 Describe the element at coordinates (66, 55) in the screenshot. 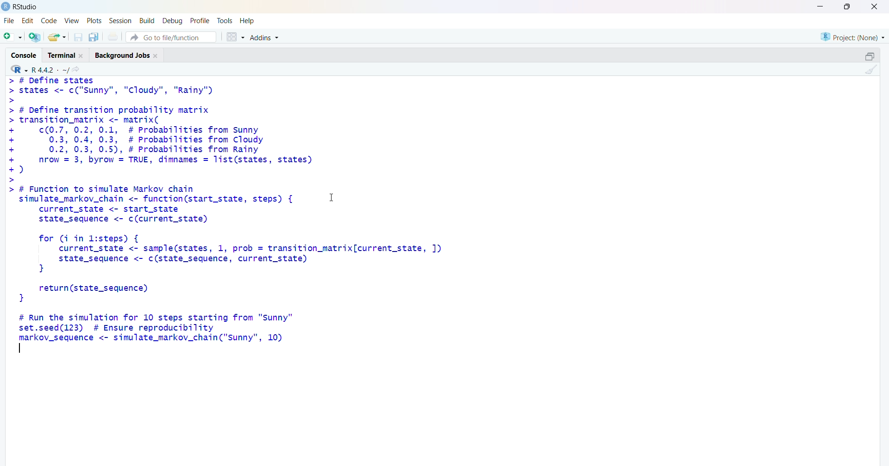

I see `terminal` at that location.